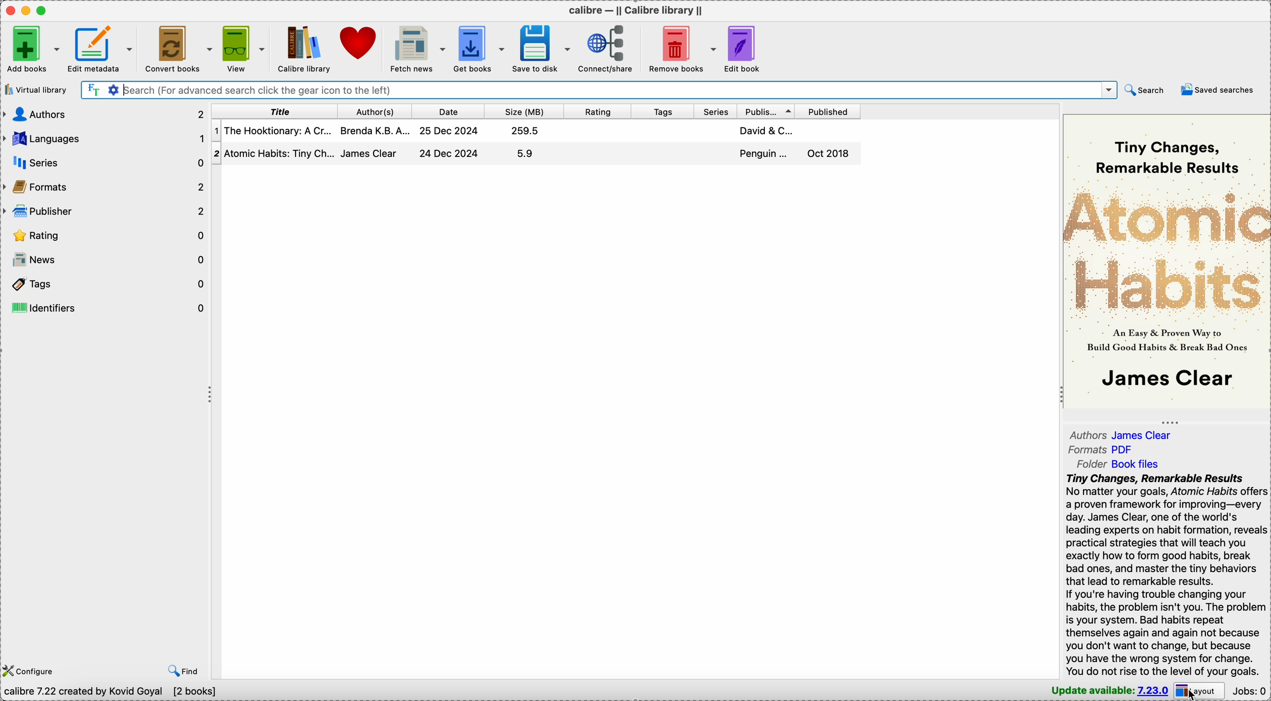 The height and width of the screenshot is (701, 1271). Describe the element at coordinates (217, 154) in the screenshot. I see `2` at that location.